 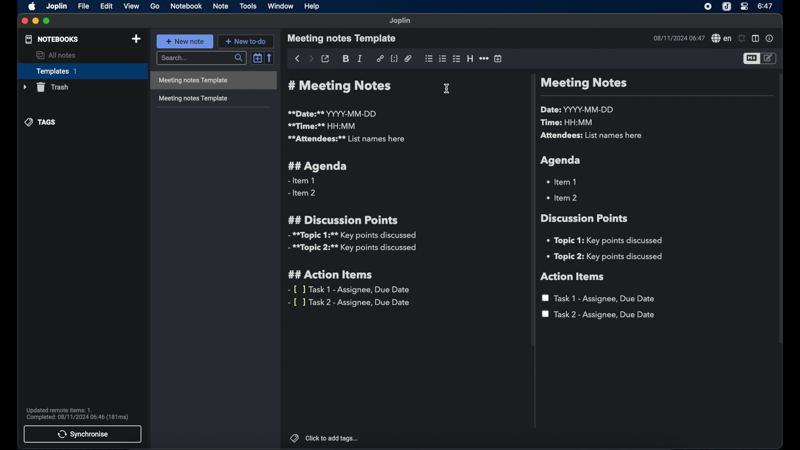 What do you see at coordinates (350, 290) in the screenshot?
I see `- [ ] task 1- assignee, due date` at bounding box center [350, 290].